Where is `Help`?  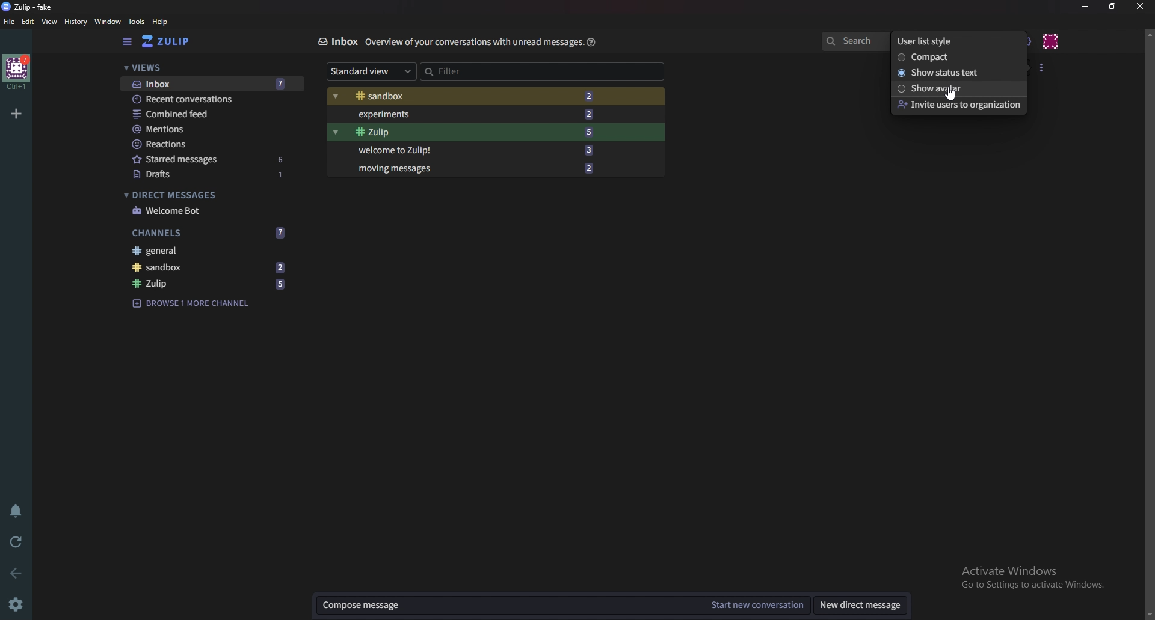
Help is located at coordinates (591, 42).